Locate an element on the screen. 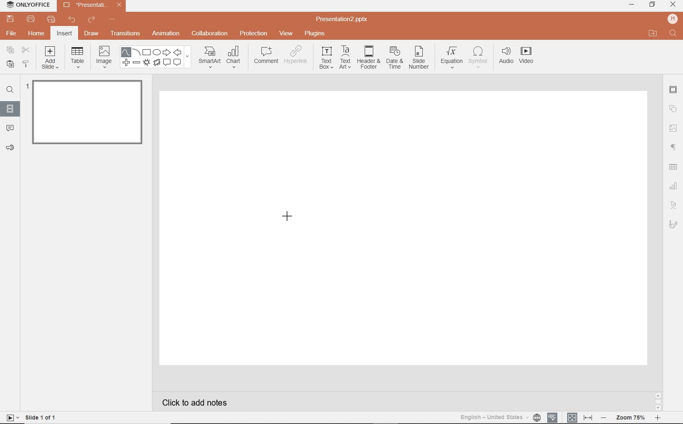 This screenshot has height=424, width=683. COMMENT is located at coordinates (265, 56).